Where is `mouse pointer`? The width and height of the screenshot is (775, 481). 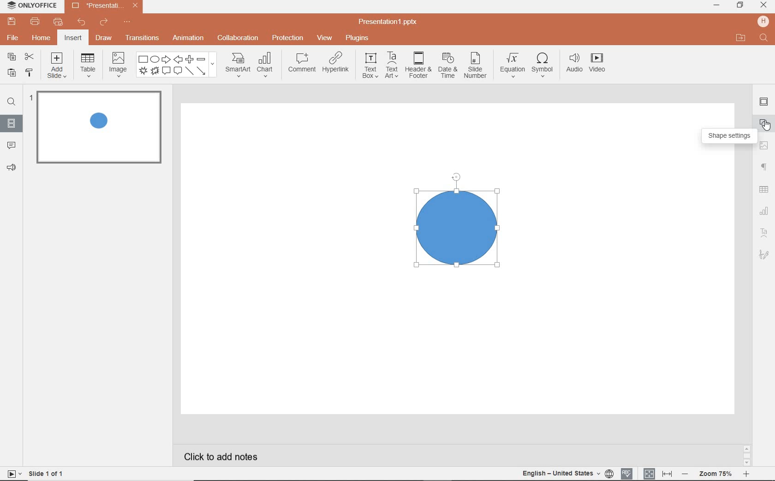 mouse pointer is located at coordinates (768, 127).